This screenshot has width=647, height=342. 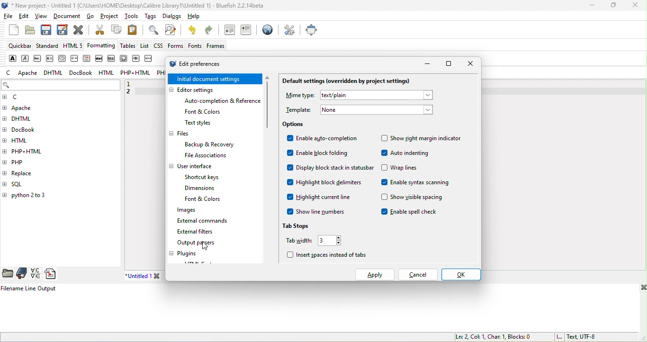 What do you see at coordinates (9, 33) in the screenshot?
I see `new` at bounding box center [9, 33].